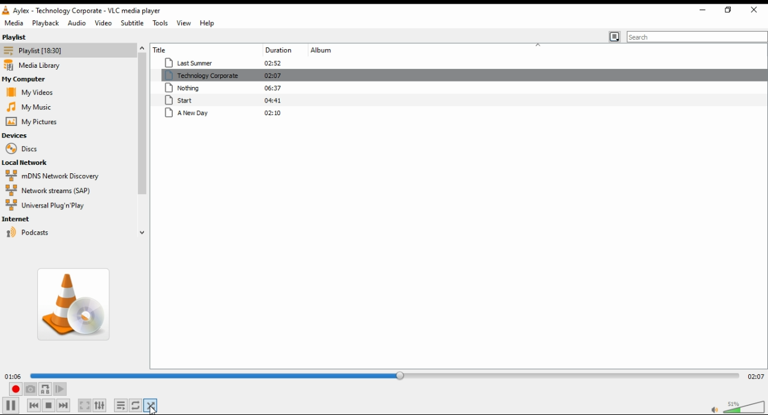 The height and width of the screenshot is (415, 768). What do you see at coordinates (18, 218) in the screenshot?
I see `internet` at bounding box center [18, 218].